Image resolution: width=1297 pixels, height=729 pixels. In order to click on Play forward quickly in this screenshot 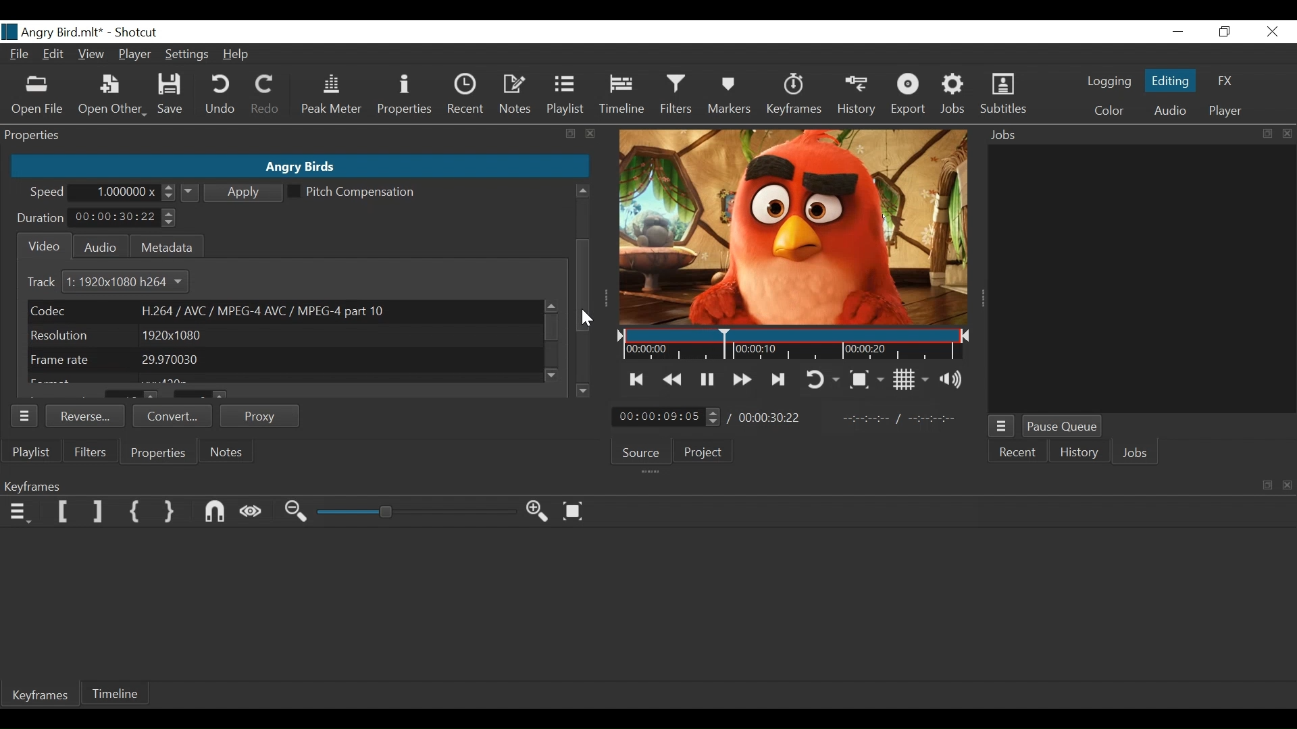, I will do `click(740, 378)`.